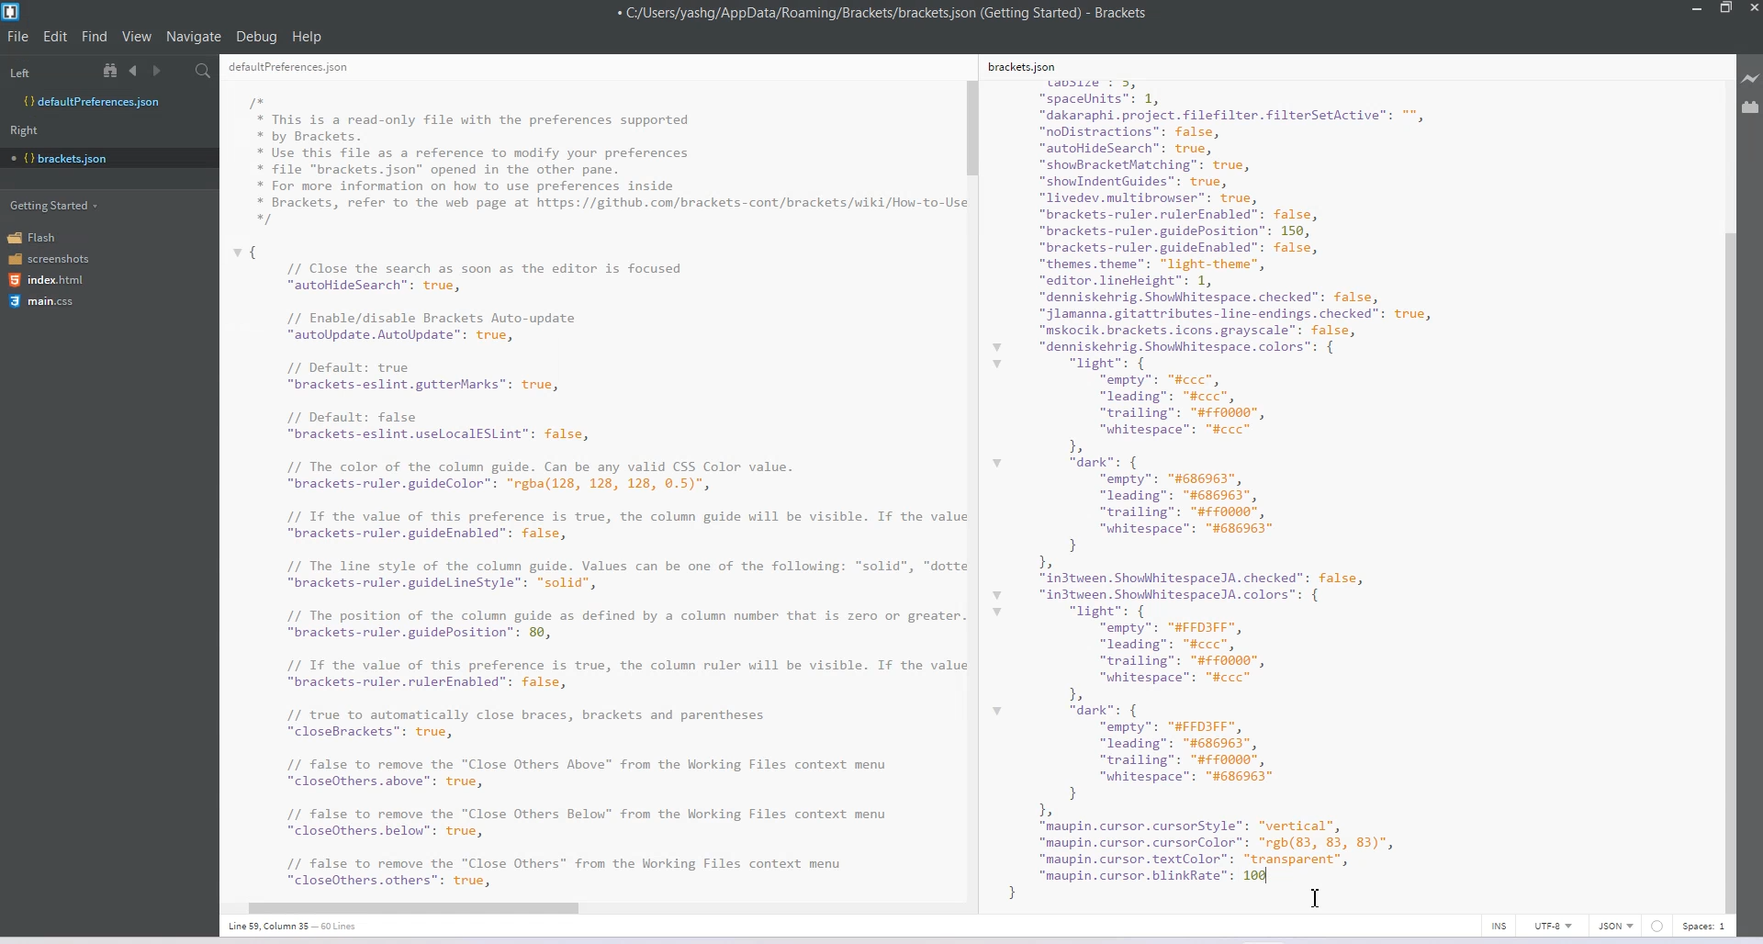 This screenshot has height=944, width=1763. Describe the element at coordinates (136, 70) in the screenshot. I see `Navigate Backward` at that location.